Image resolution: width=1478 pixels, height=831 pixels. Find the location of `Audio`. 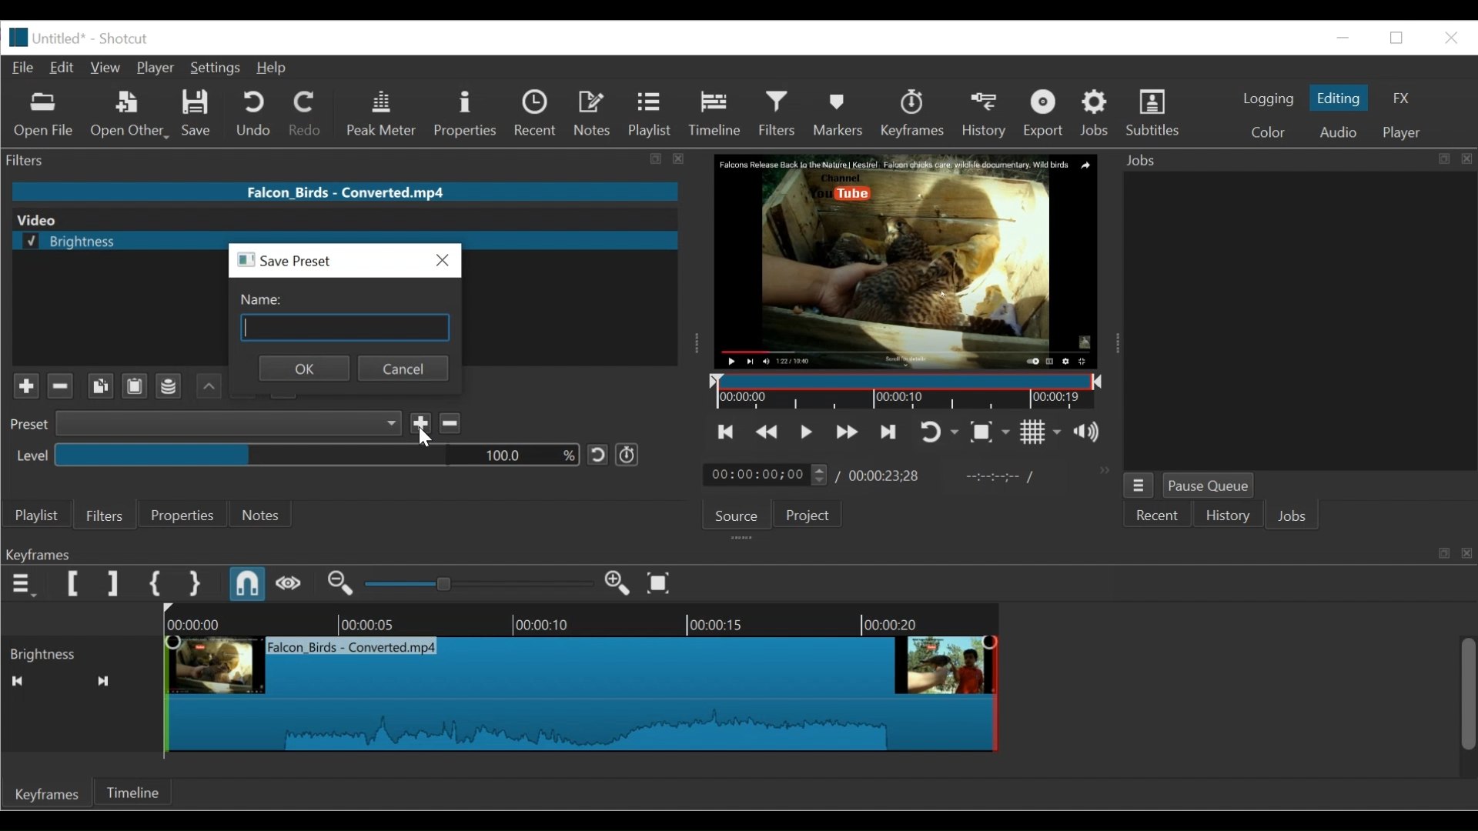

Audio is located at coordinates (1341, 132).